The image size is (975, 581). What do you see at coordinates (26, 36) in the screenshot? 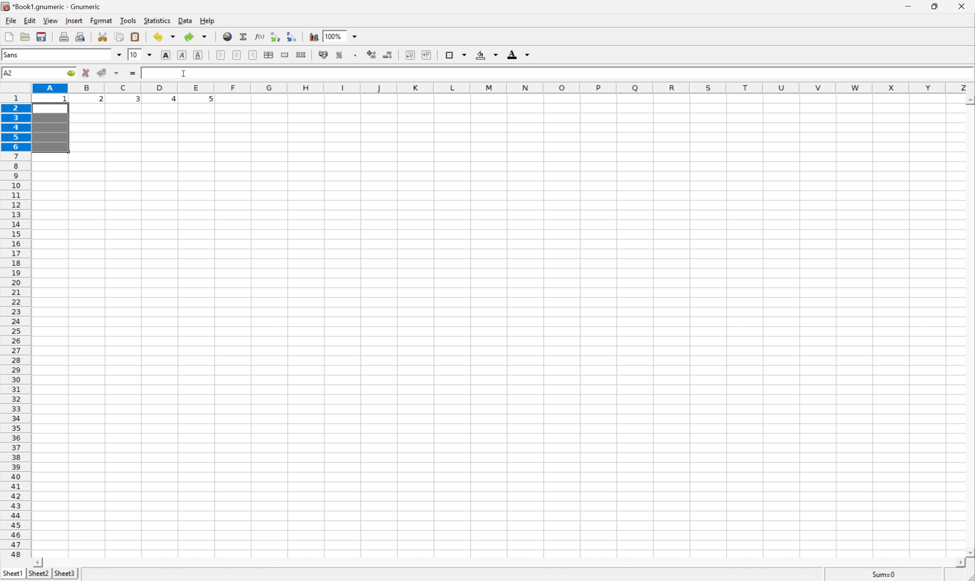
I see `open file` at bounding box center [26, 36].